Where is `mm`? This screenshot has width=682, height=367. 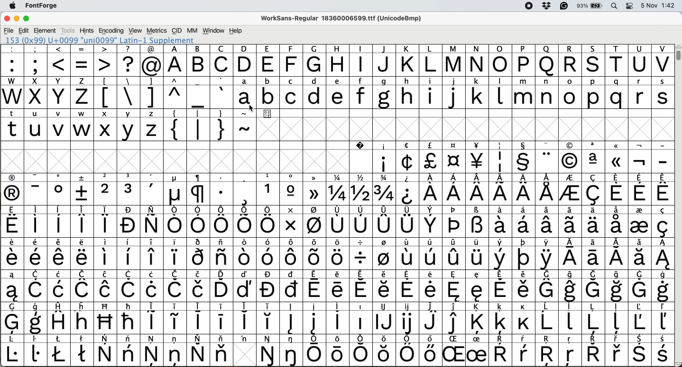
mm is located at coordinates (192, 30).